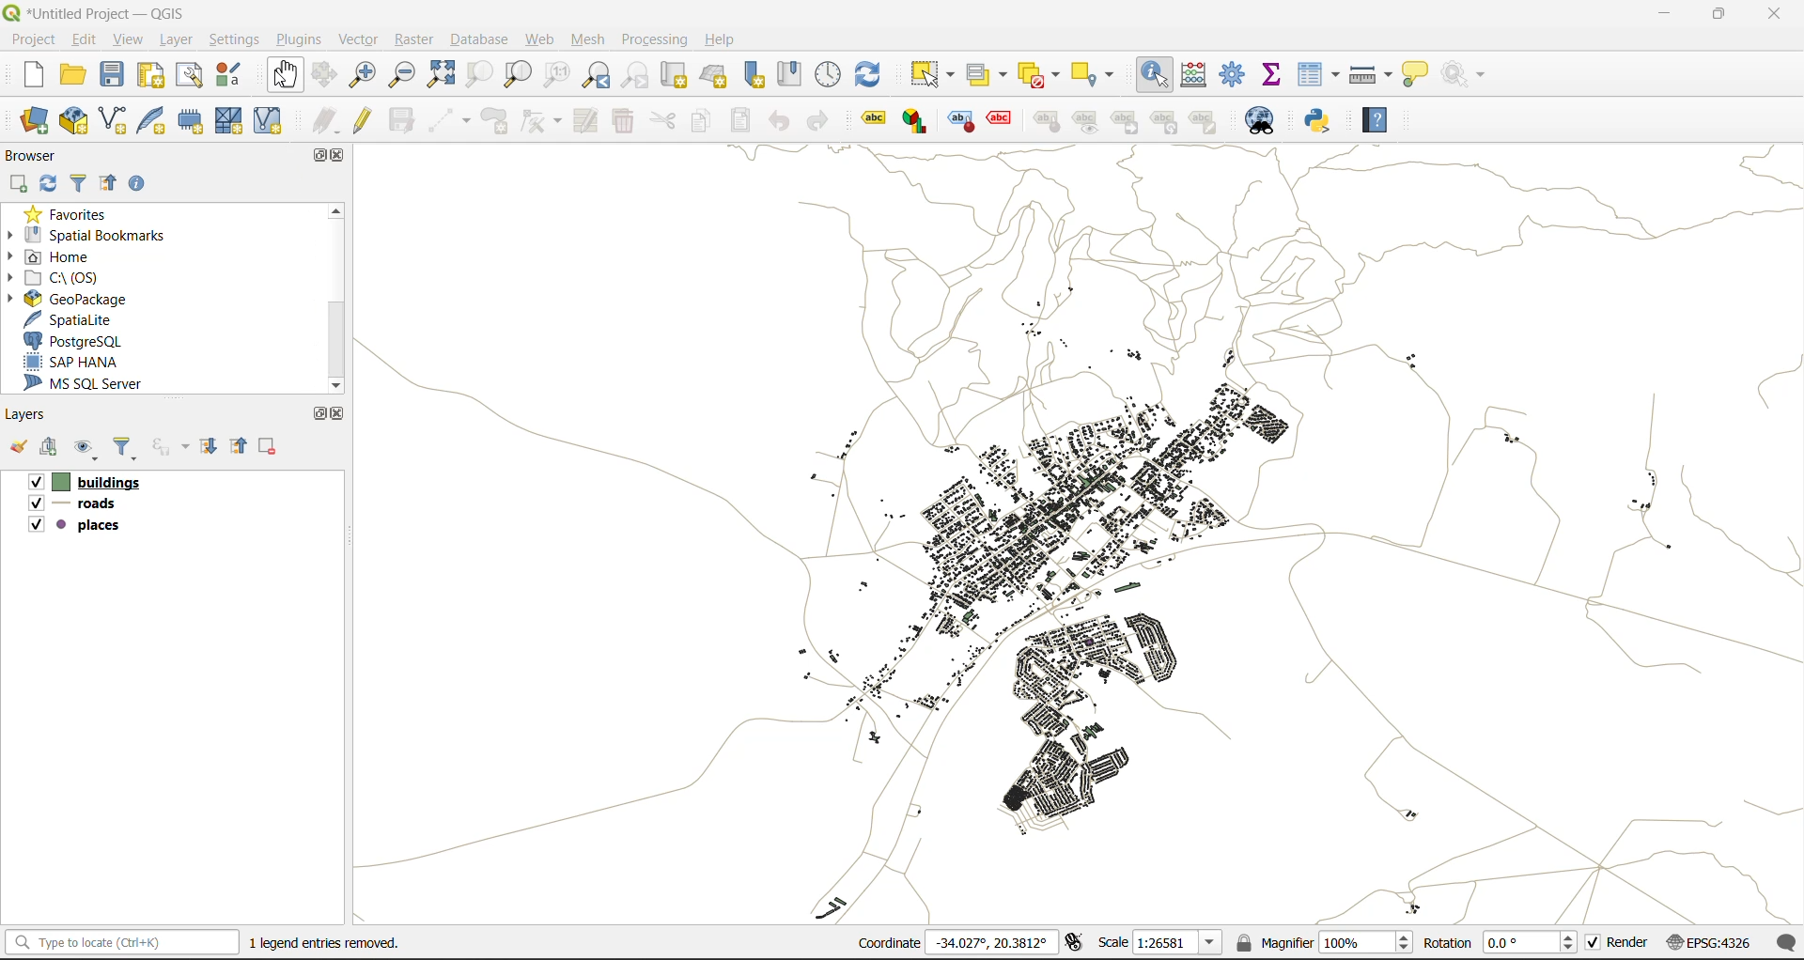 This screenshot has height=960, width=1804. Describe the element at coordinates (654, 40) in the screenshot. I see `processing` at that location.